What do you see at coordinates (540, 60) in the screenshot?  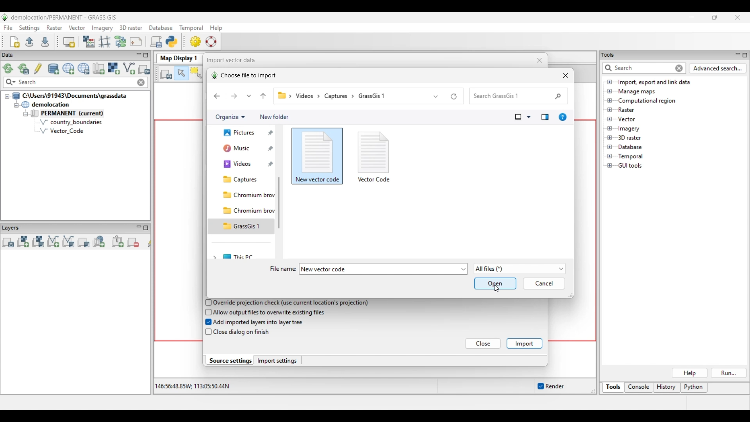 I see `Close window` at bounding box center [540, 60].